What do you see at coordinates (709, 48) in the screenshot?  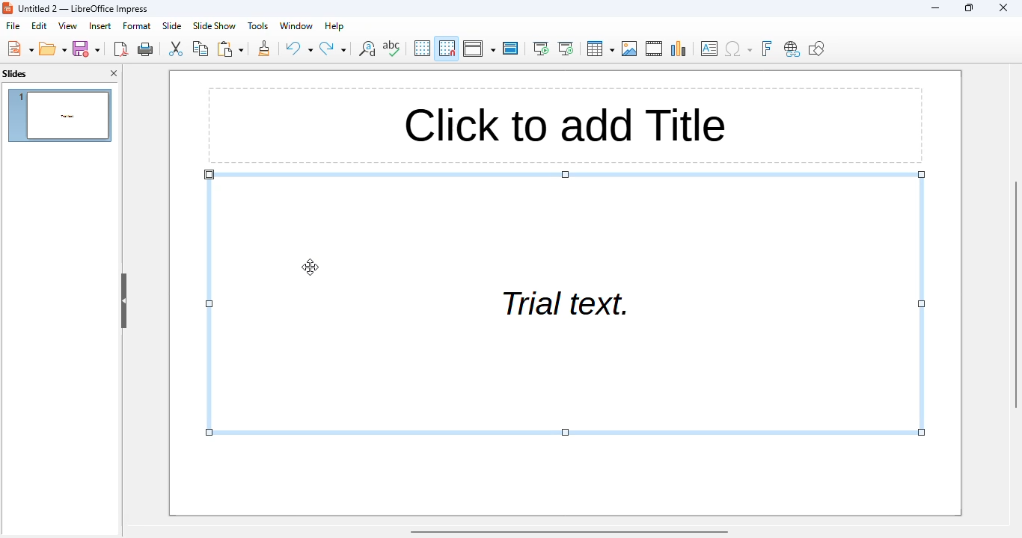 I see `insert text box` at bounding box center [709, 48].